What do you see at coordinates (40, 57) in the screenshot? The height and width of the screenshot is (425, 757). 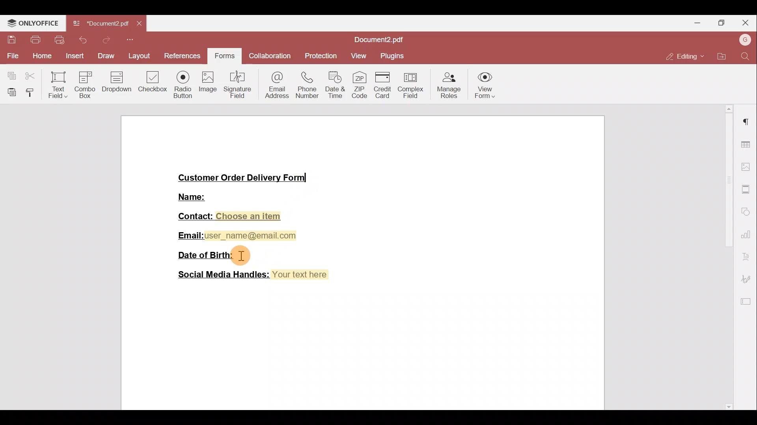 I see `Home` at bounding box center [40, 57].